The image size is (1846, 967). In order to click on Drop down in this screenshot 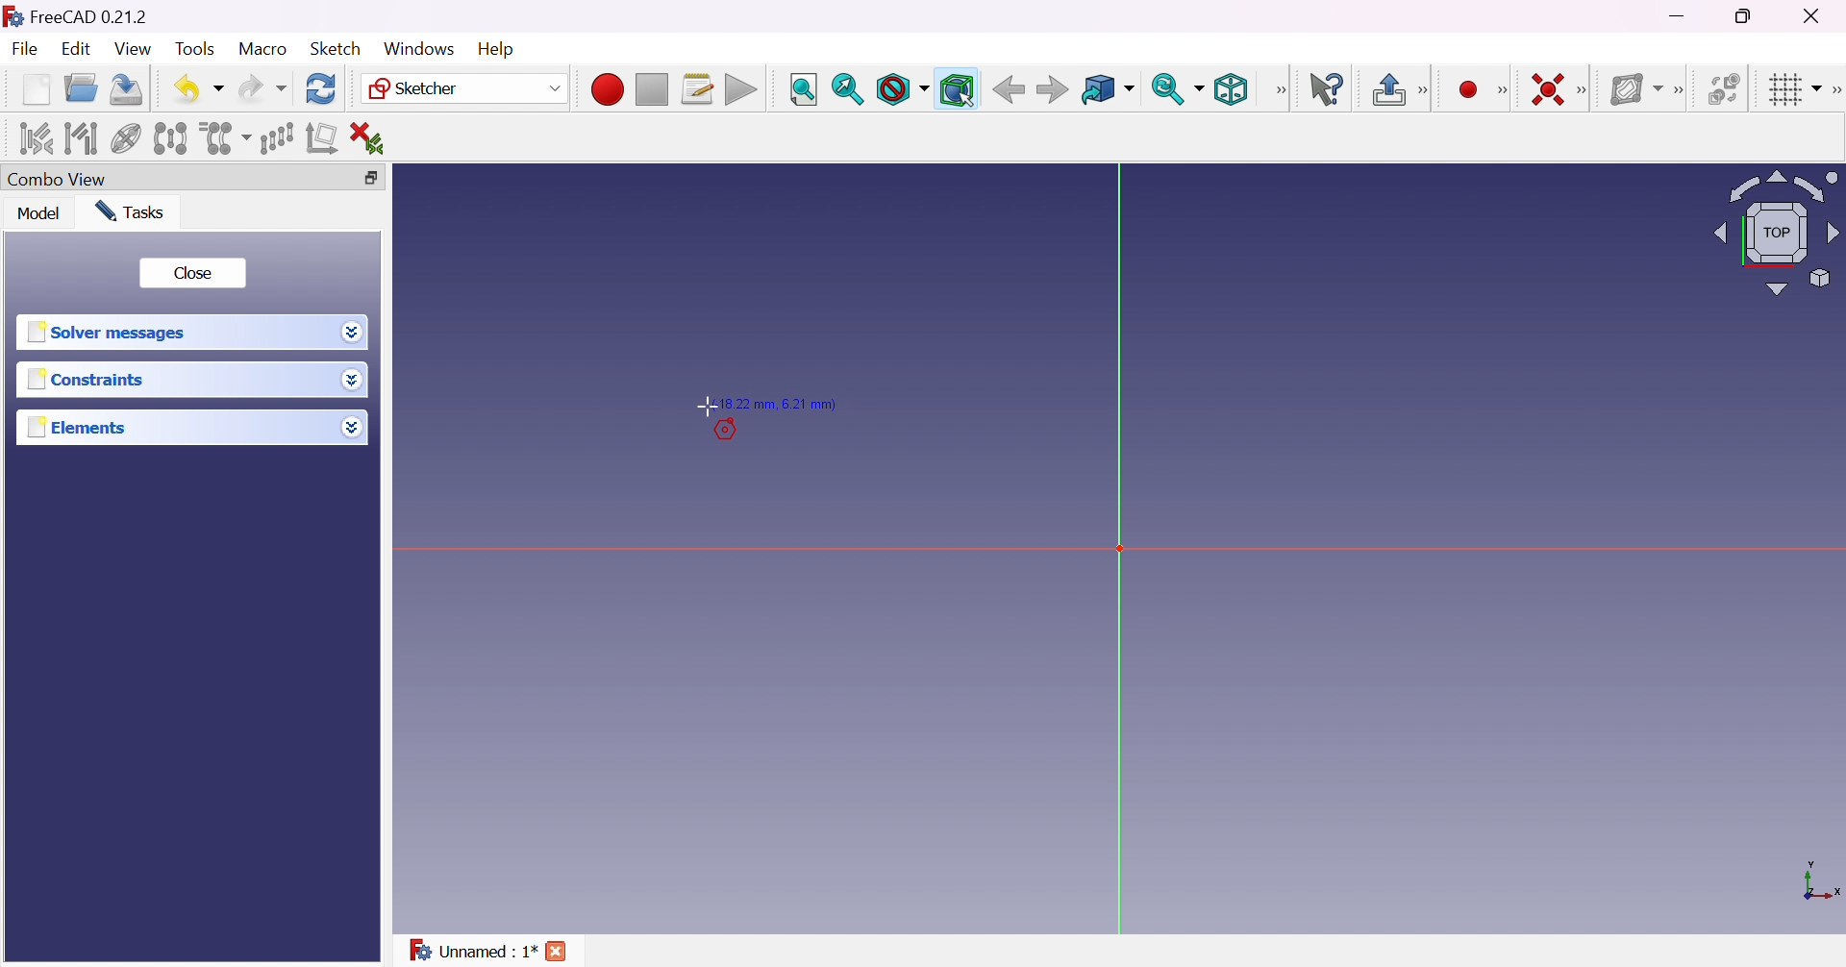, I will do `click(357, 382)`.